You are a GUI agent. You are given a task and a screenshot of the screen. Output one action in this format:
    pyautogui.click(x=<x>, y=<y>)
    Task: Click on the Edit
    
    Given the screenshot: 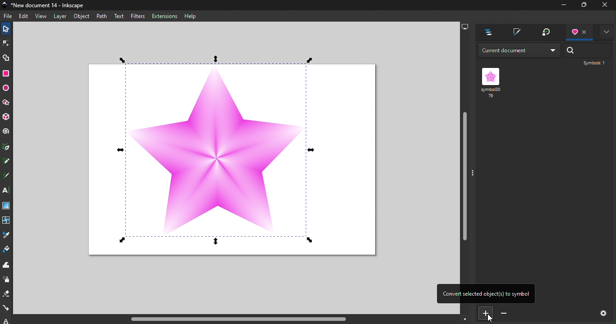 What is the action you would take?
    pyautogui.click(x=24, y=17)
    